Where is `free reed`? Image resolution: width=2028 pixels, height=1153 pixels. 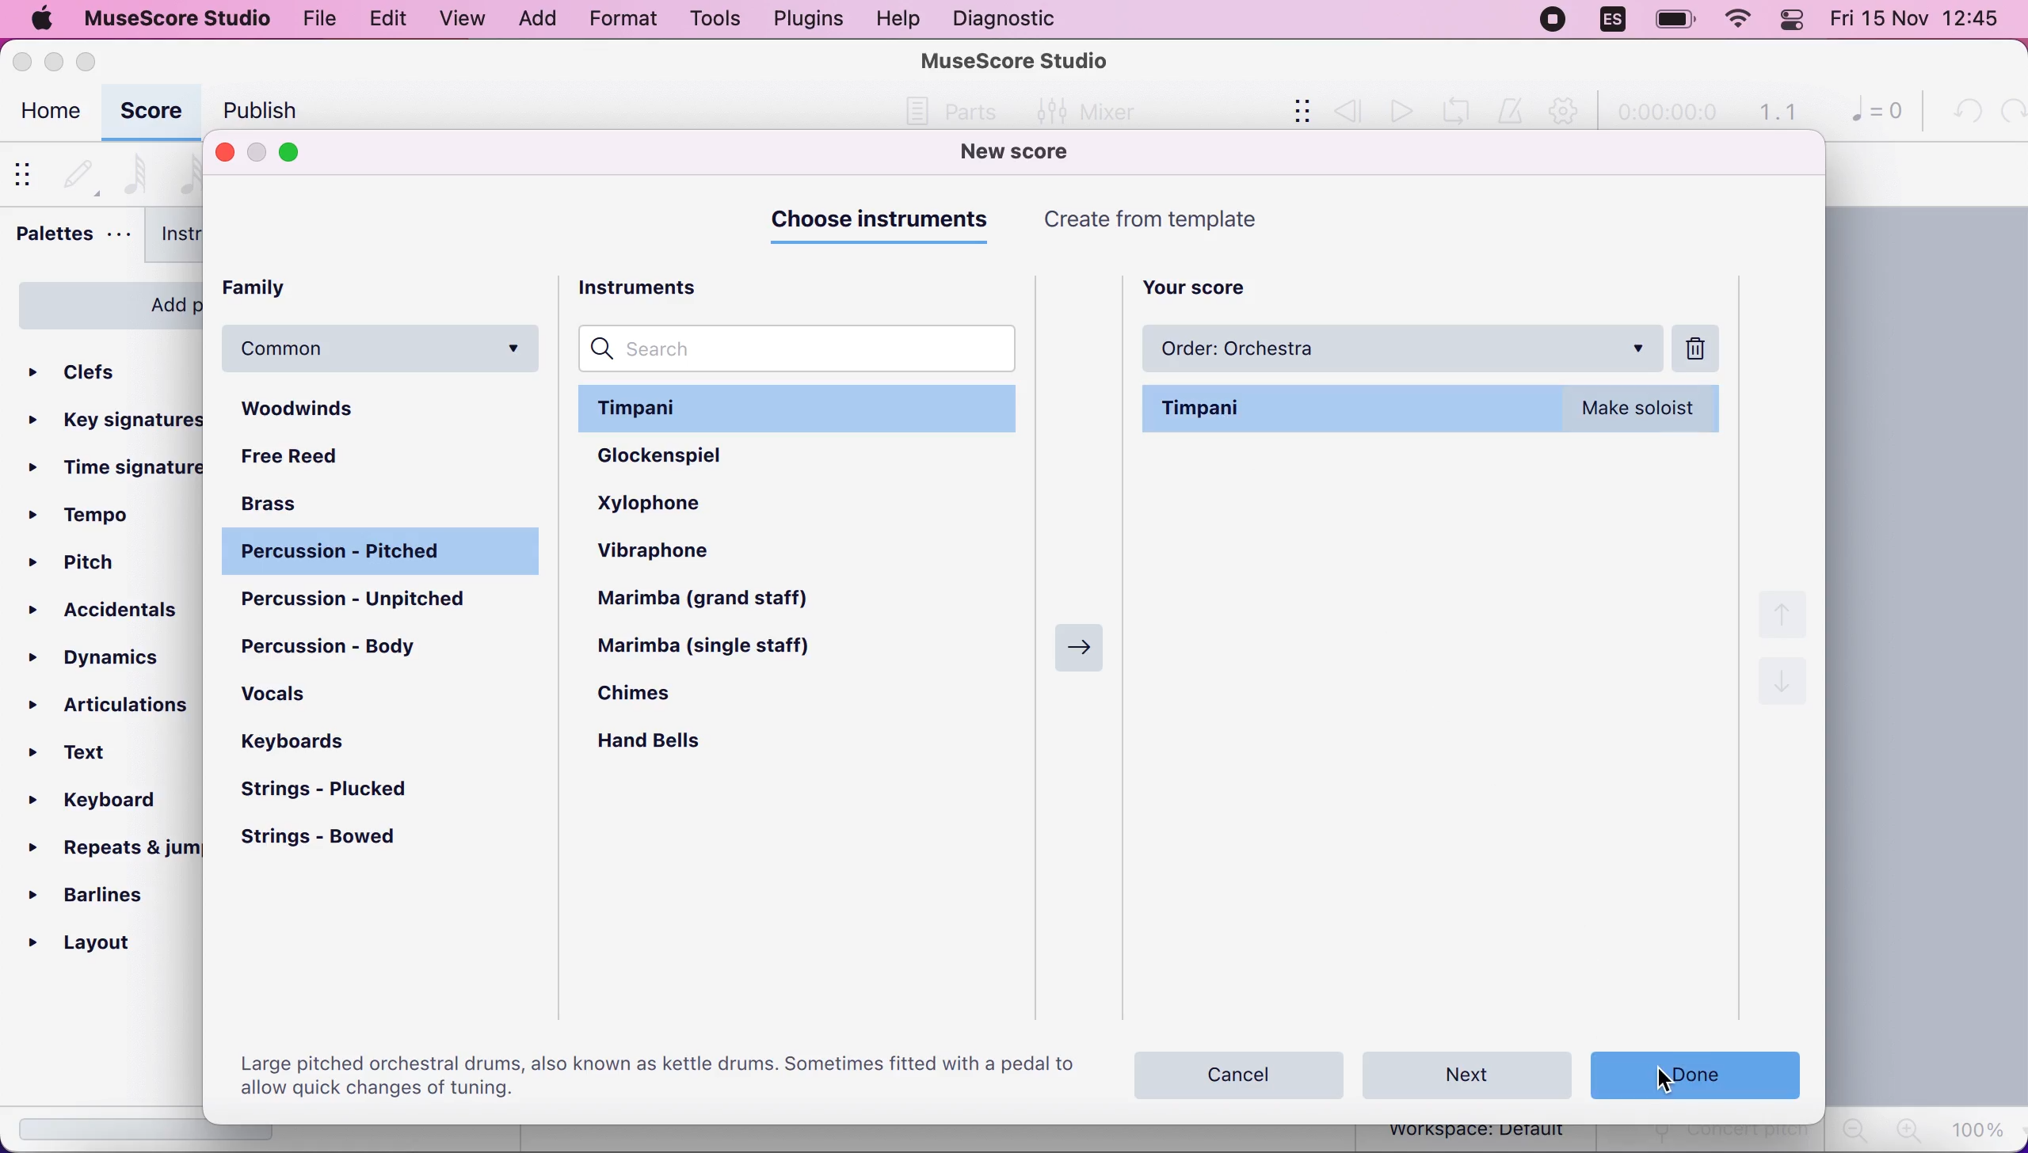 free reed is located at coordinates (330, 459).